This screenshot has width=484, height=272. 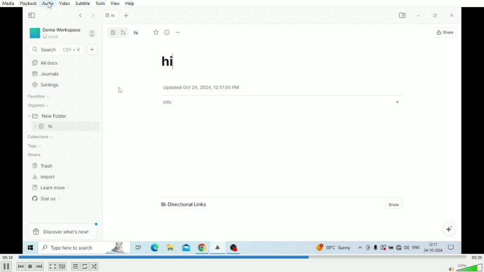 What do you see at coordinates (101, 3) in the screenshot?
I see `Tools` at bounding box center [101, 3].